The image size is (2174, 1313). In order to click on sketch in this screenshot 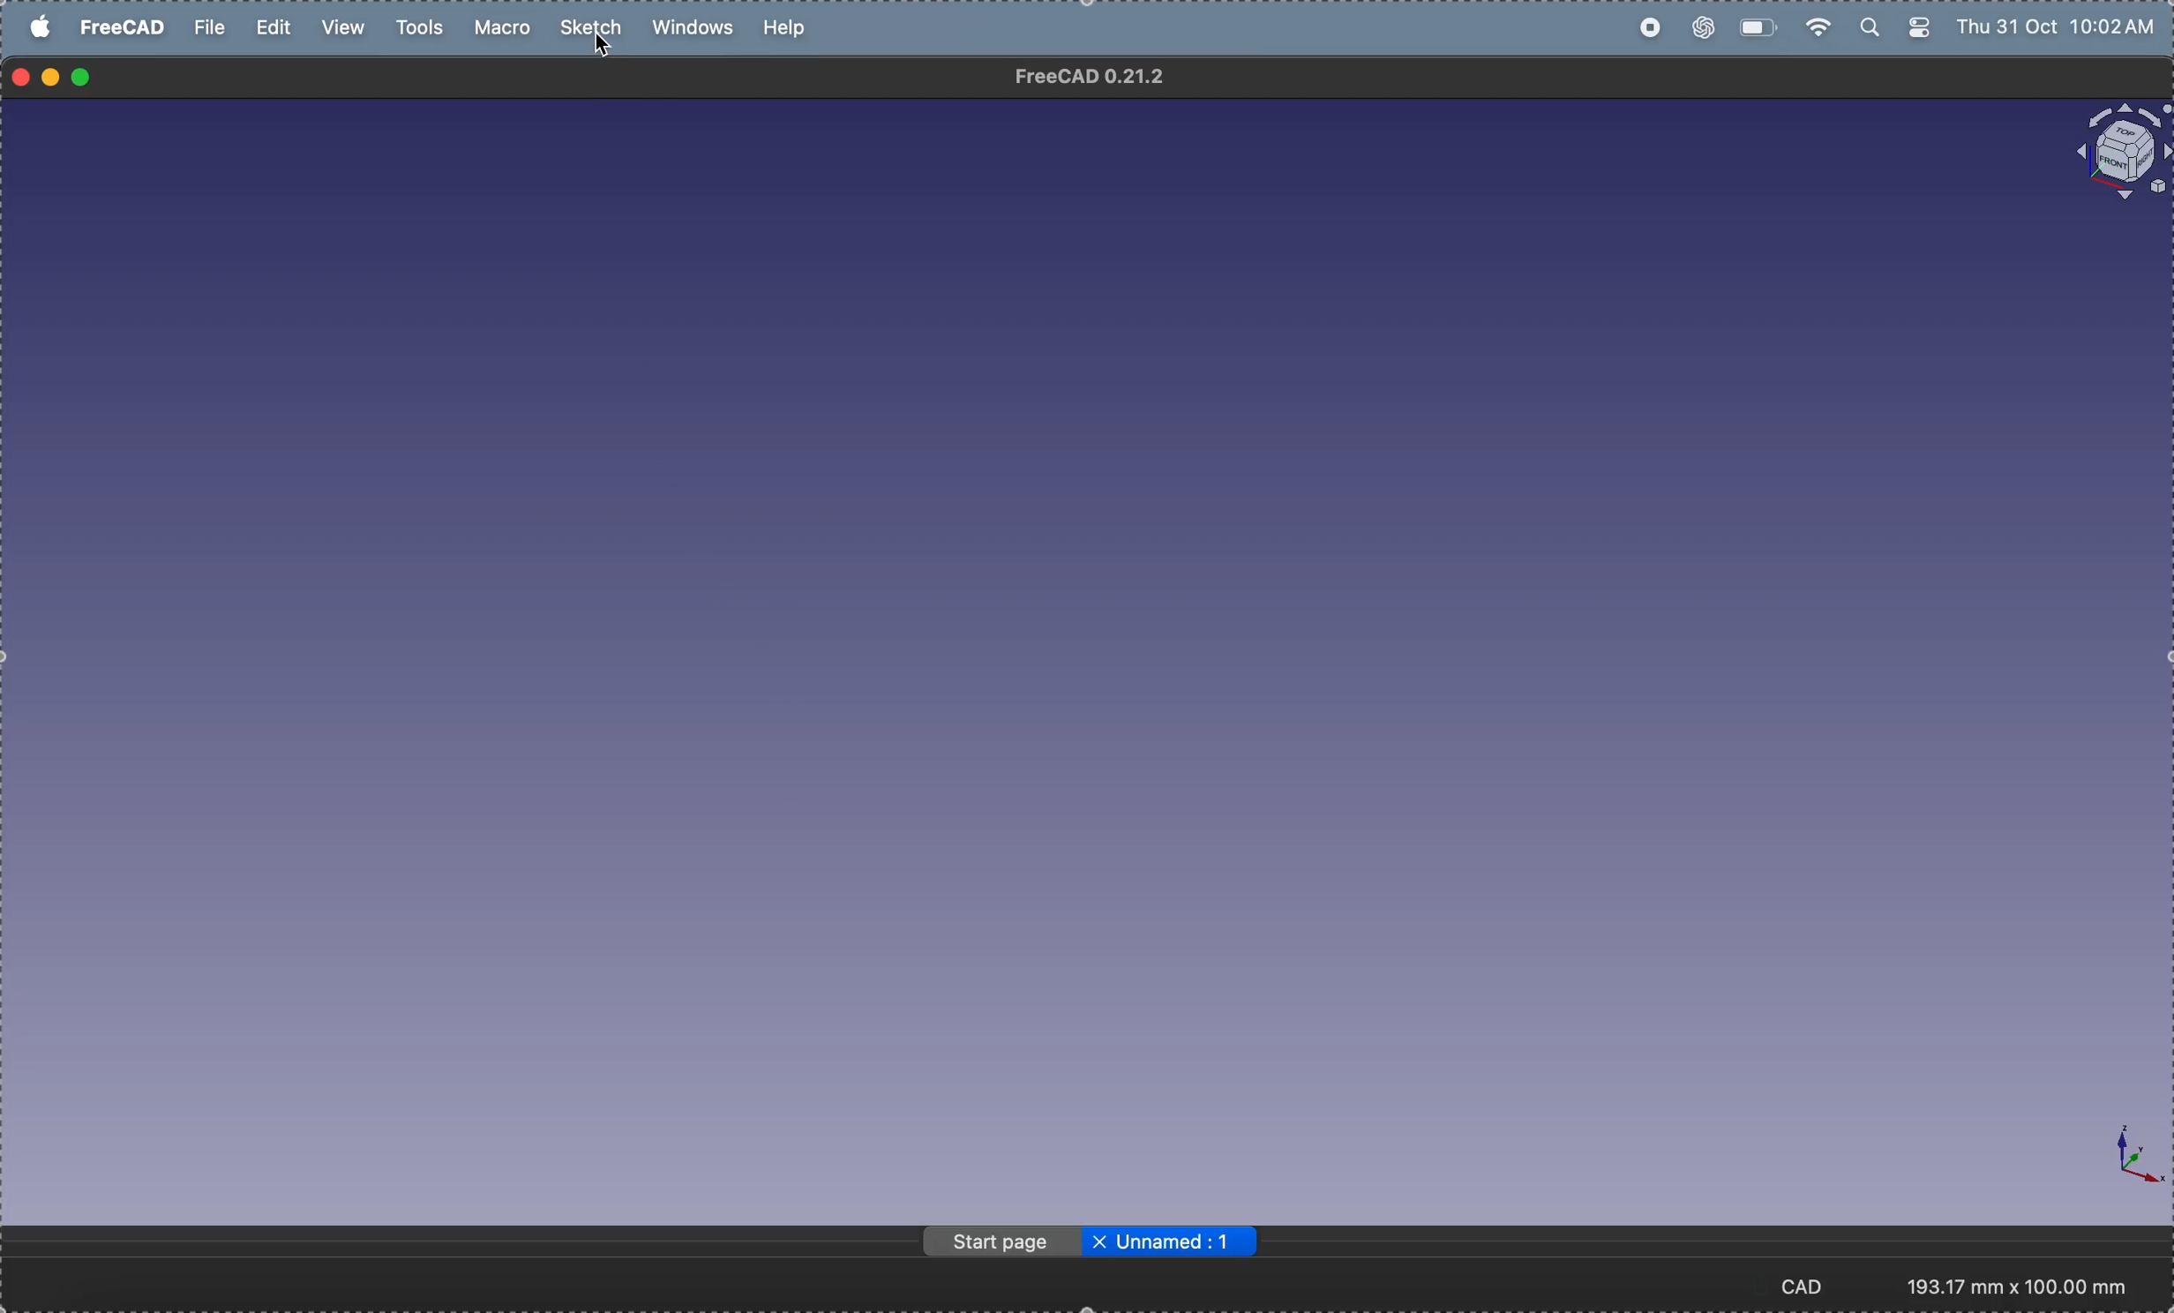, I will do `click(595, 28)`.